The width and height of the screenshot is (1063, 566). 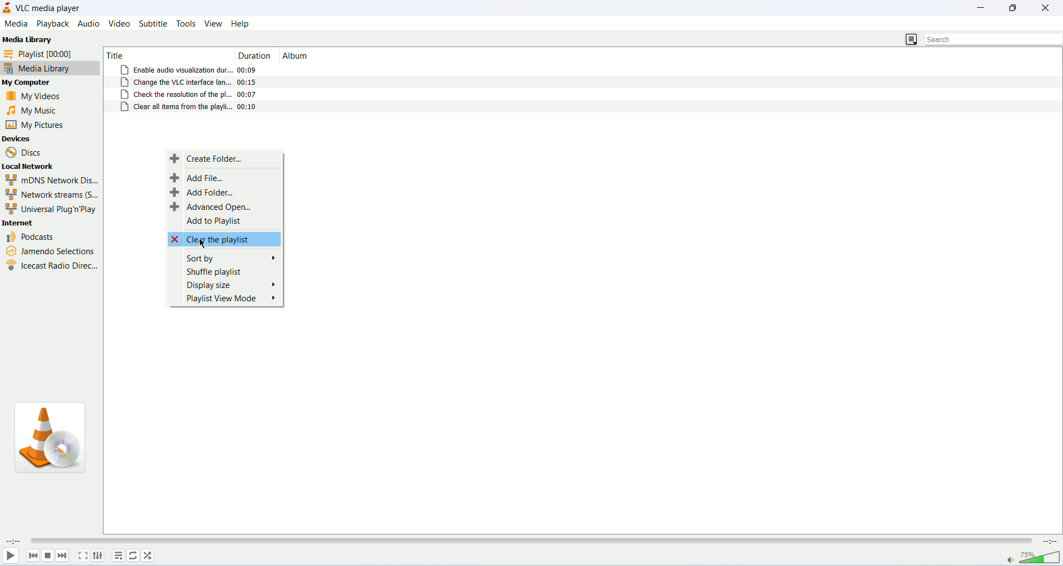 I want to click on volume bar, so click(x=1033, y=558).